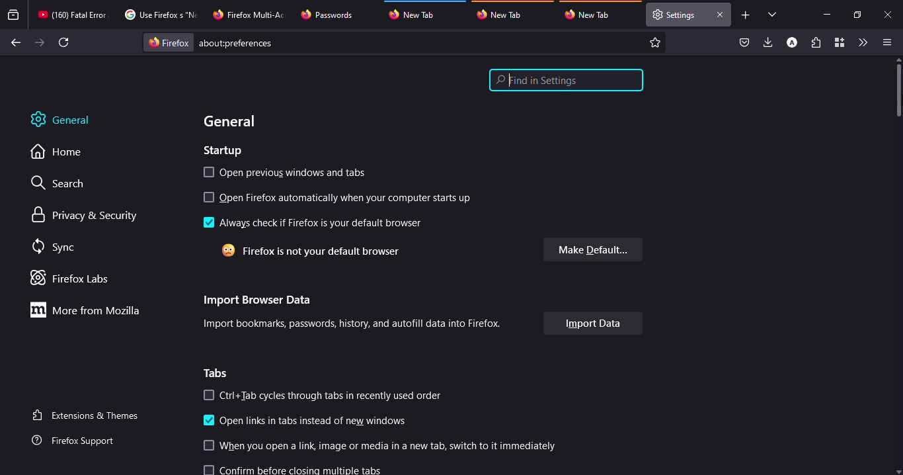  I want to click on container, so click(838, 43).